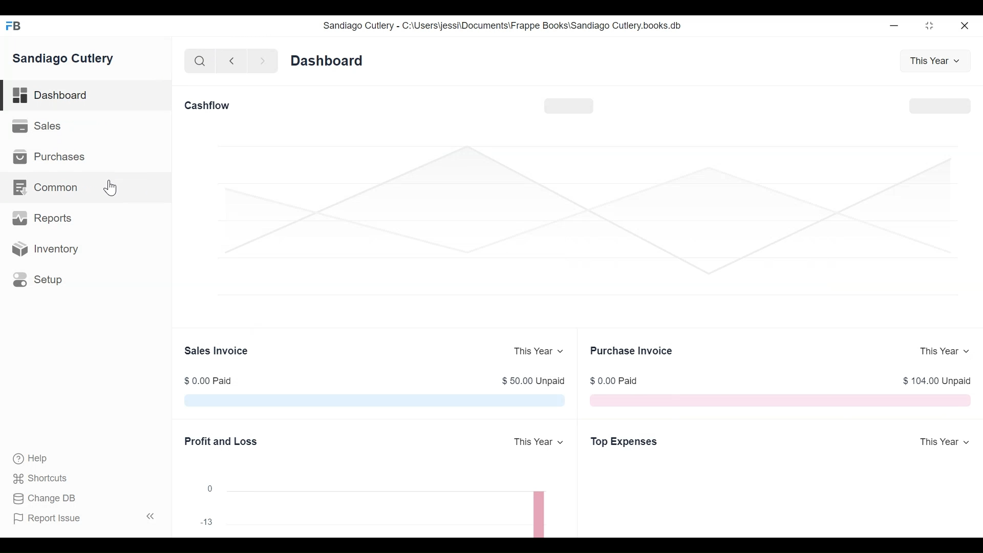 This screenshot has width=983, height=553. What do you see at coordinates (43, 478) in the screenshot?
I see `Shortcuts` at bounding box center [43, 478].